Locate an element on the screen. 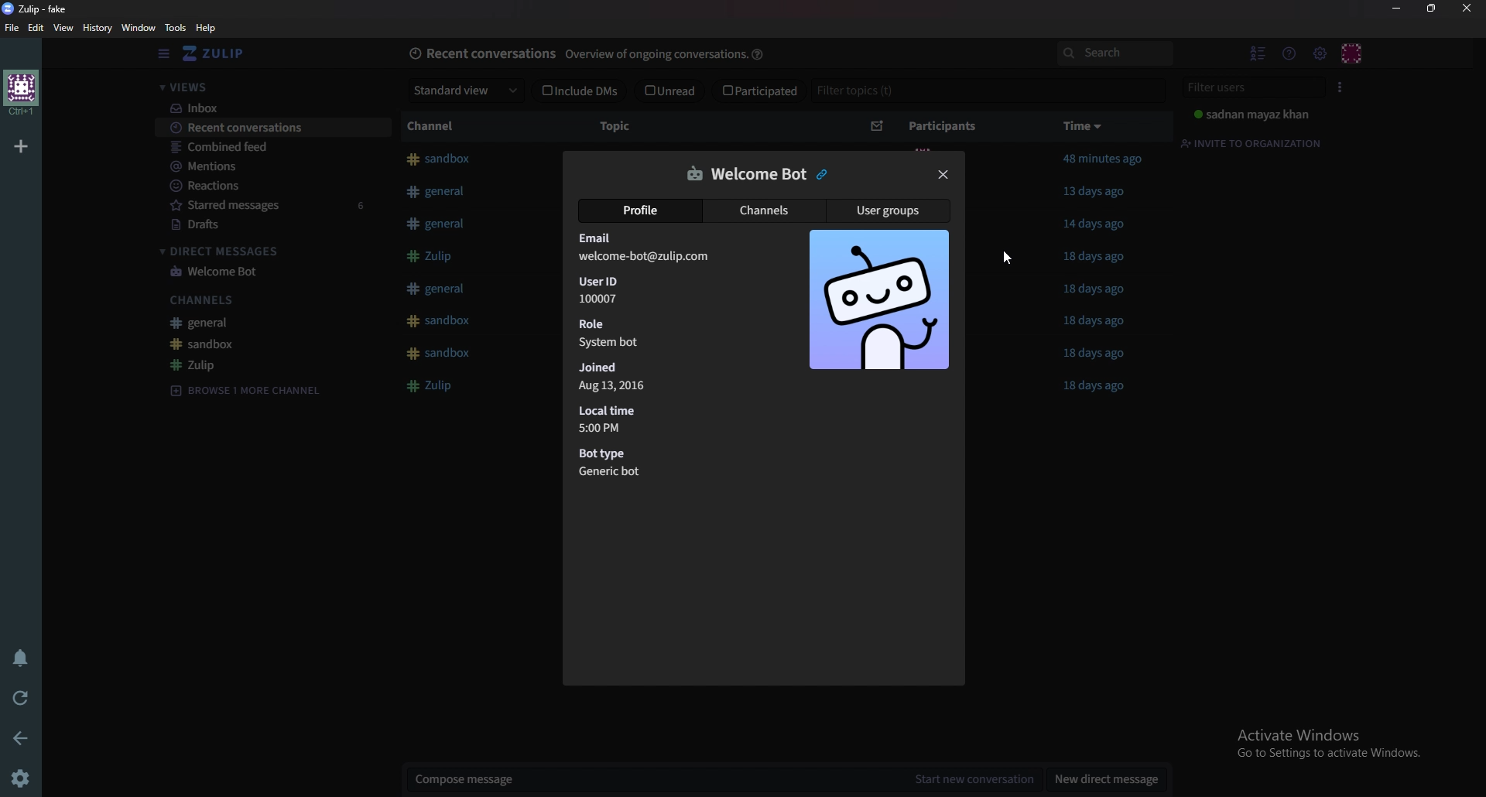 This screenshot has width=1486, height=797. 18 days ago is located at coordinates (1094, 354).